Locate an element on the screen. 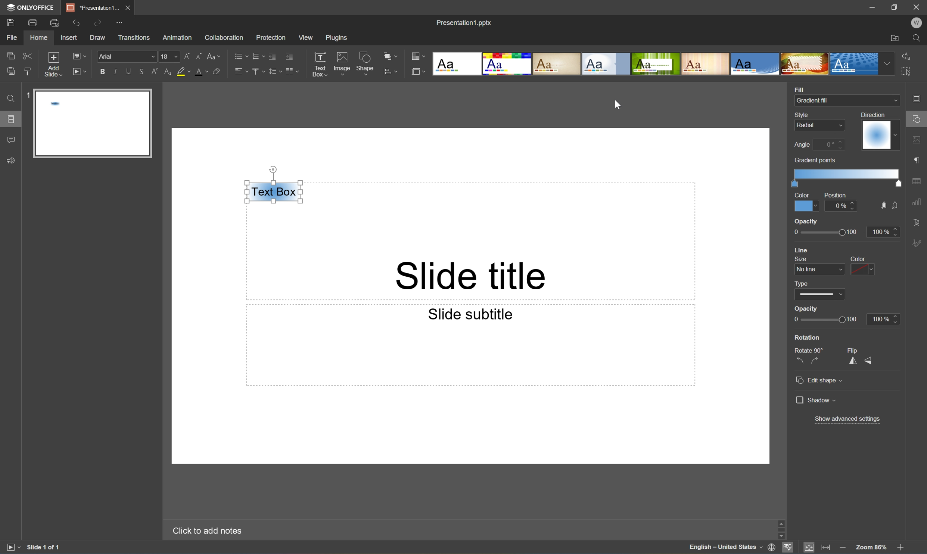  Opacity is located at coordinates (806, 221).